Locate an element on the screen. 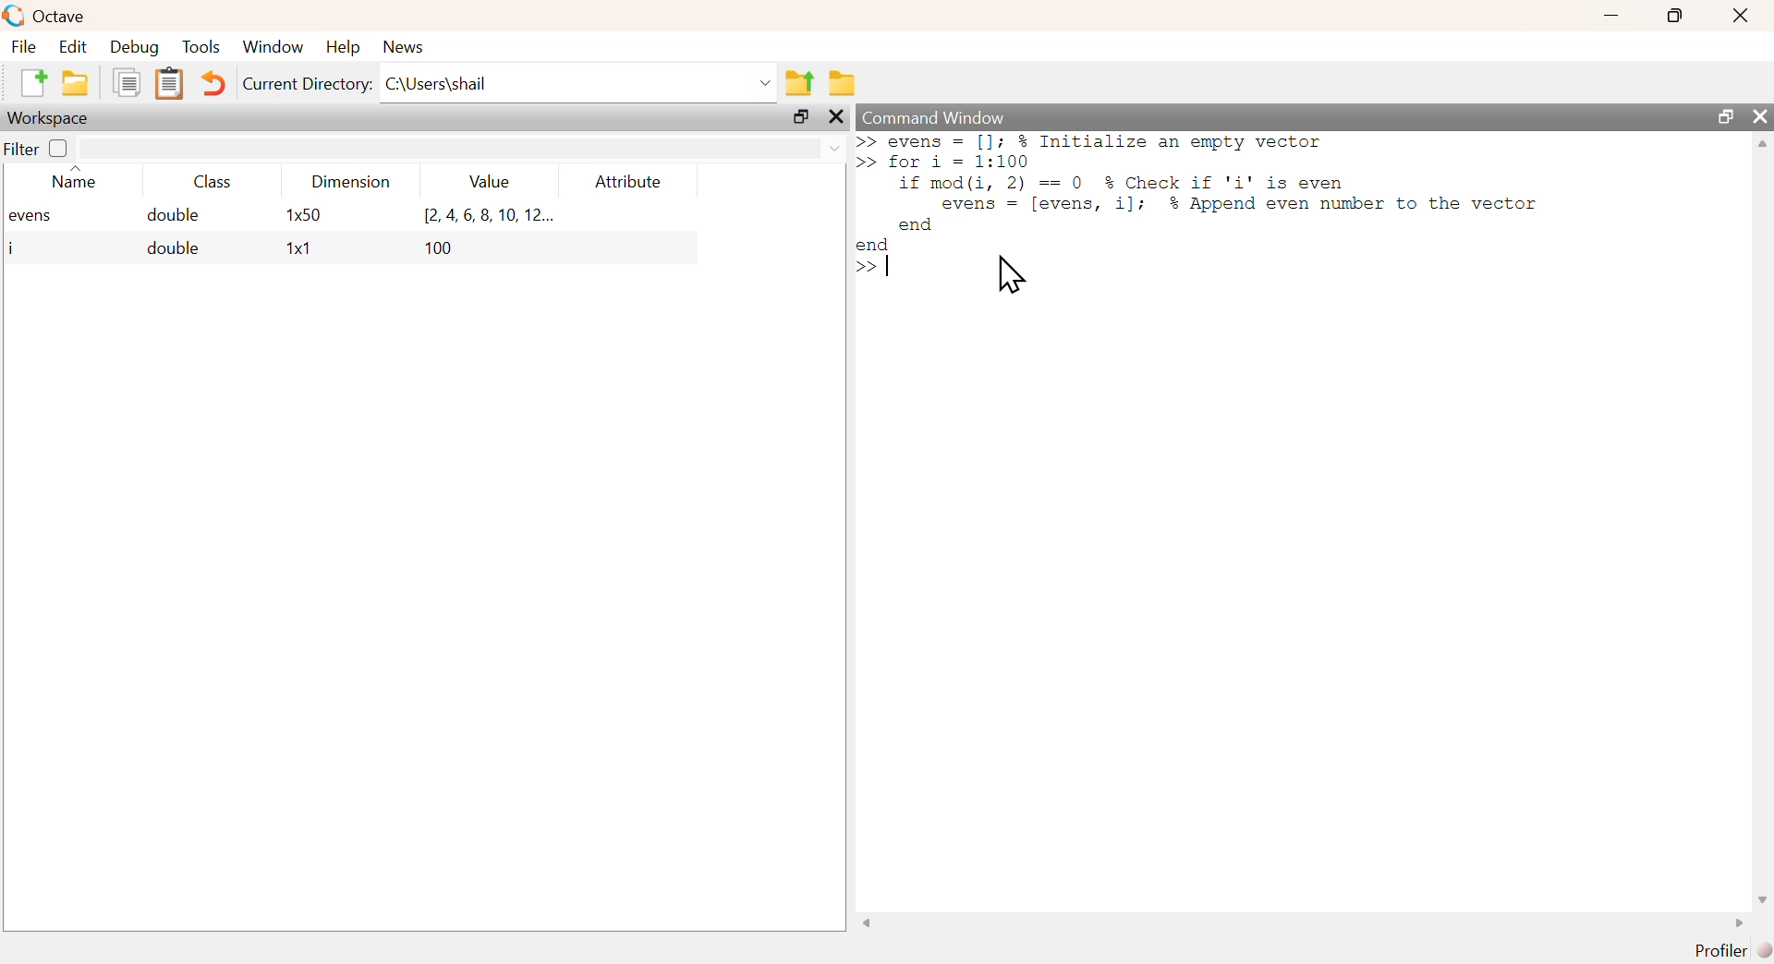 The image size is (1774, 964). current directory is located at coordinates (307, 83).